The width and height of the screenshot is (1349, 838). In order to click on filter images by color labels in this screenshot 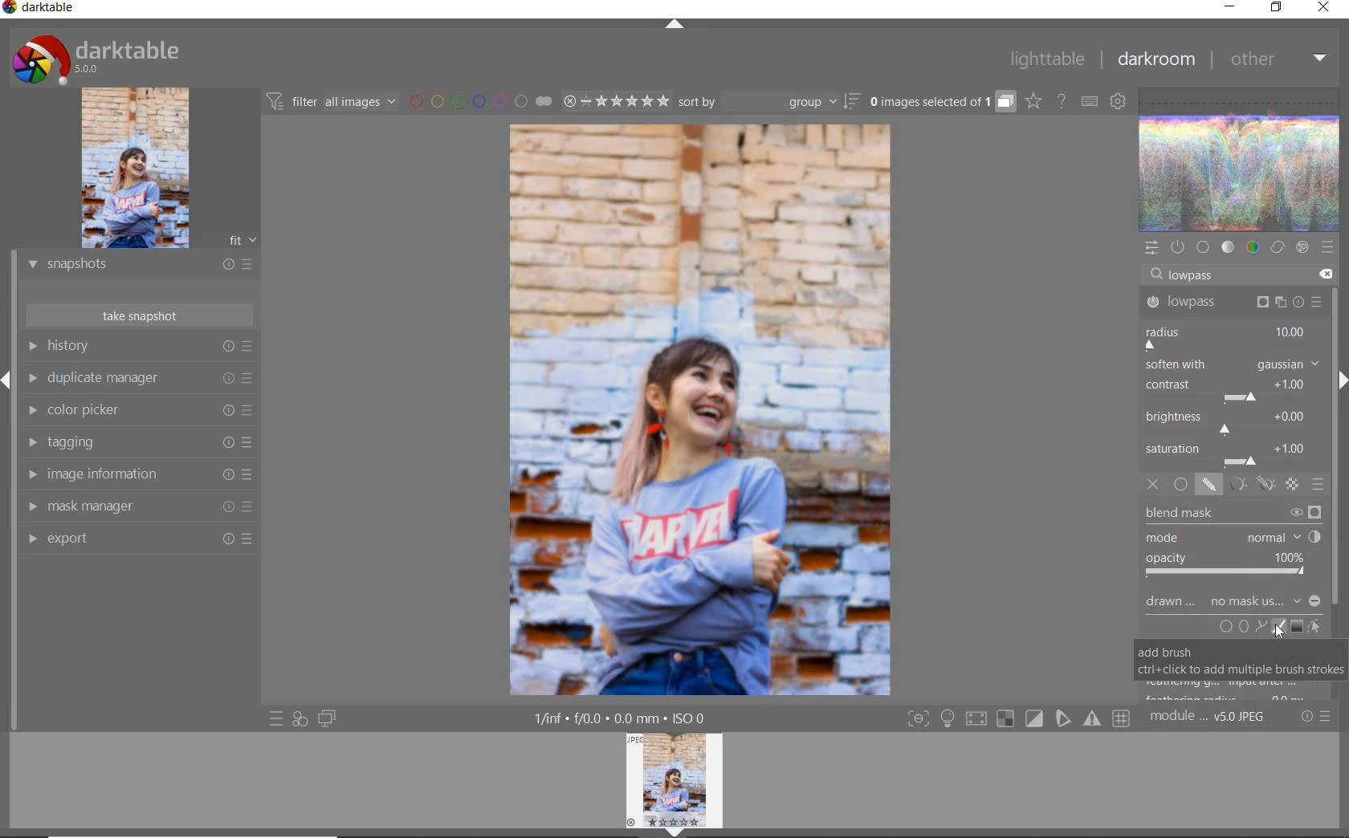, I will do `click(480, 102)`.